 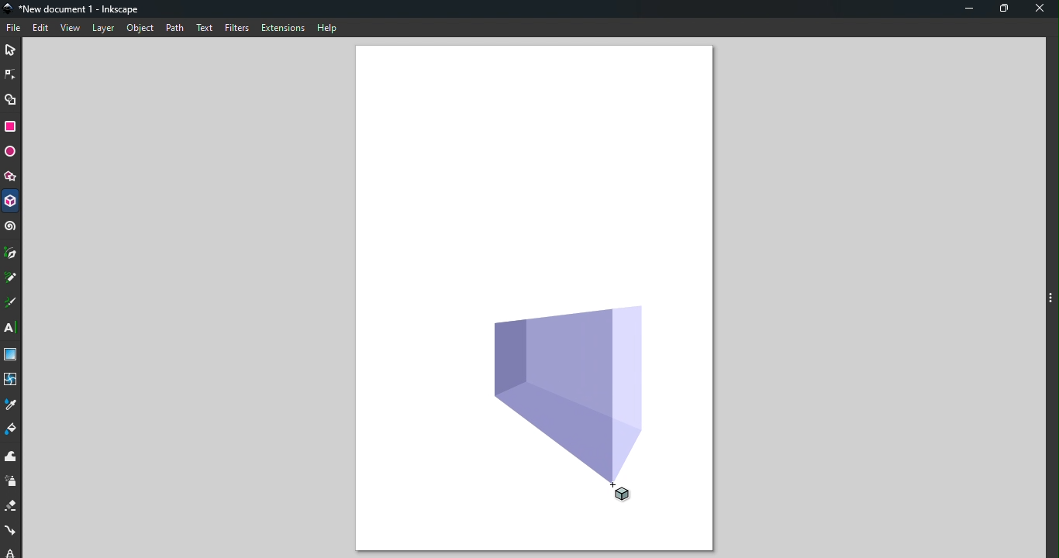 I want to click on Cursor, so click(x=633, y=493).